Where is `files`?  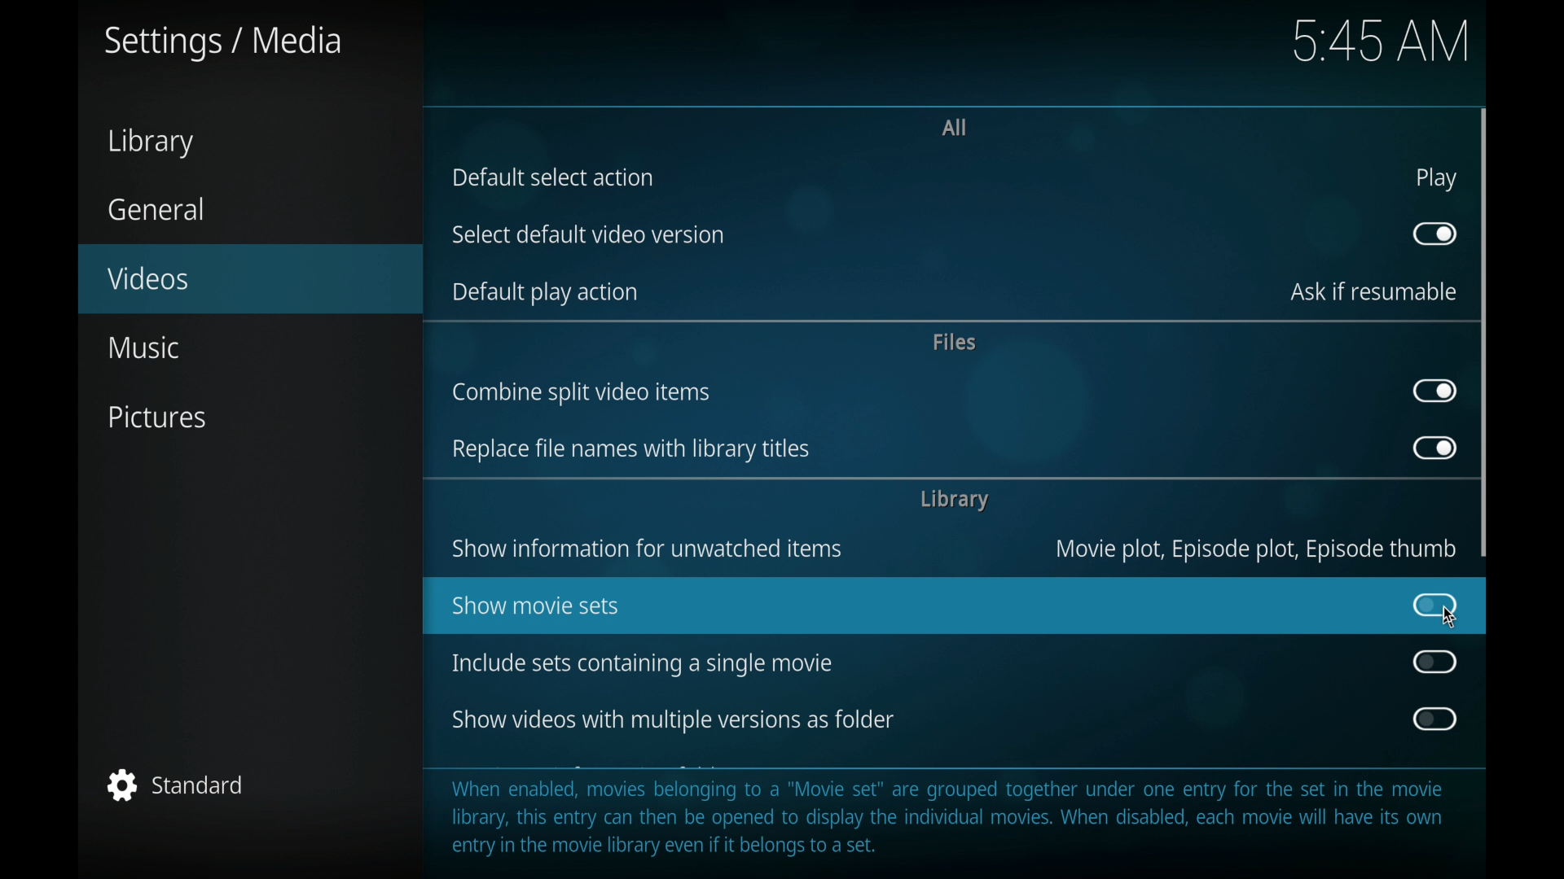
files is located at coordinates (953, 343).